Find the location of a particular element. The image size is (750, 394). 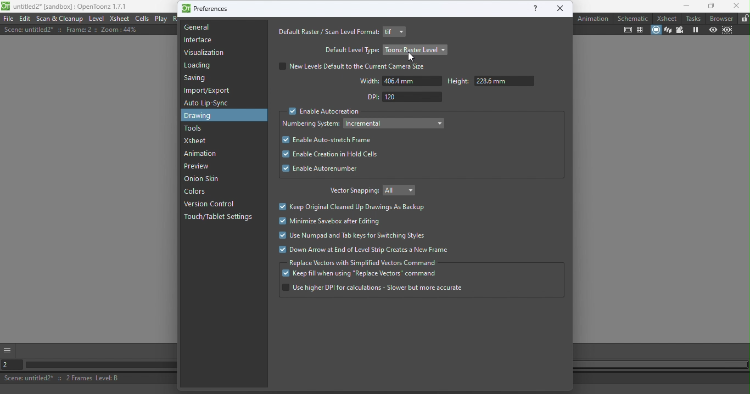

Saving is located at coordinates (198, 80).